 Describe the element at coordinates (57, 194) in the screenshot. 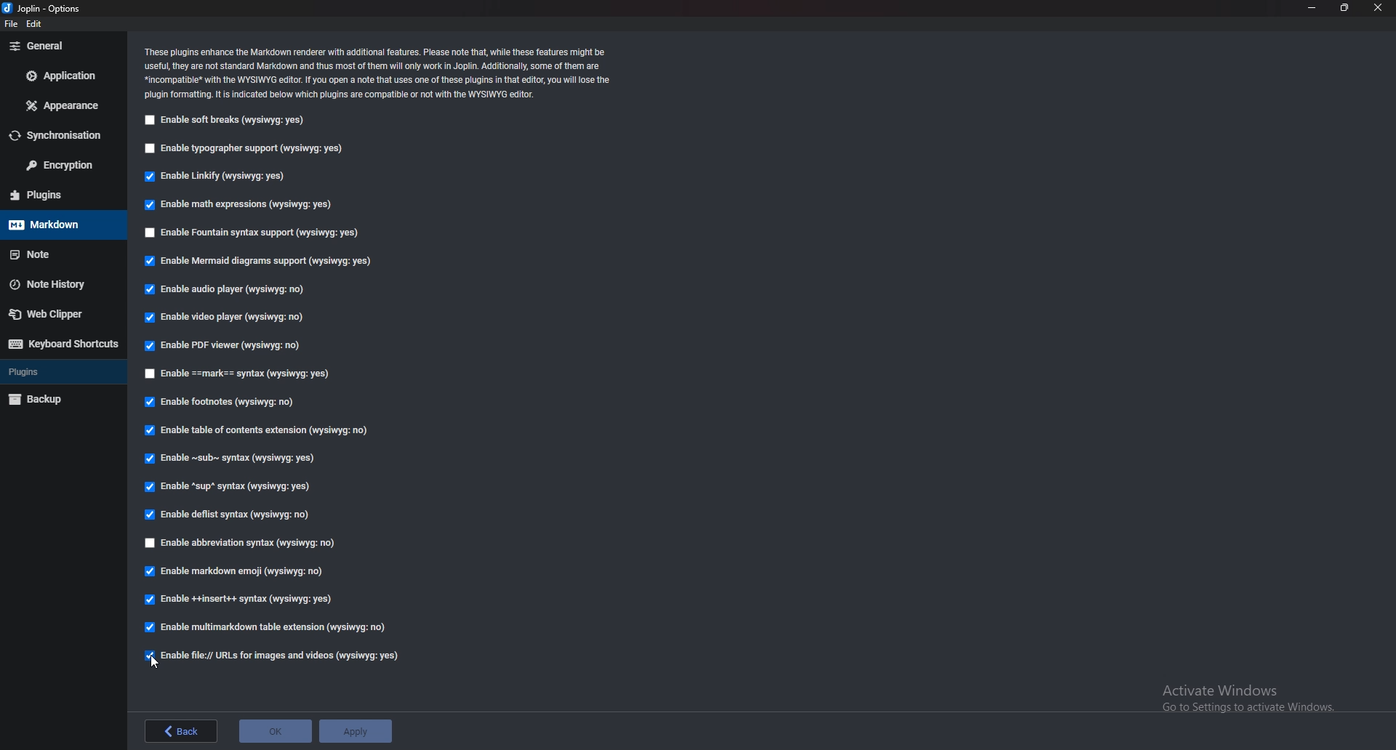

I see `plugins` at that location.